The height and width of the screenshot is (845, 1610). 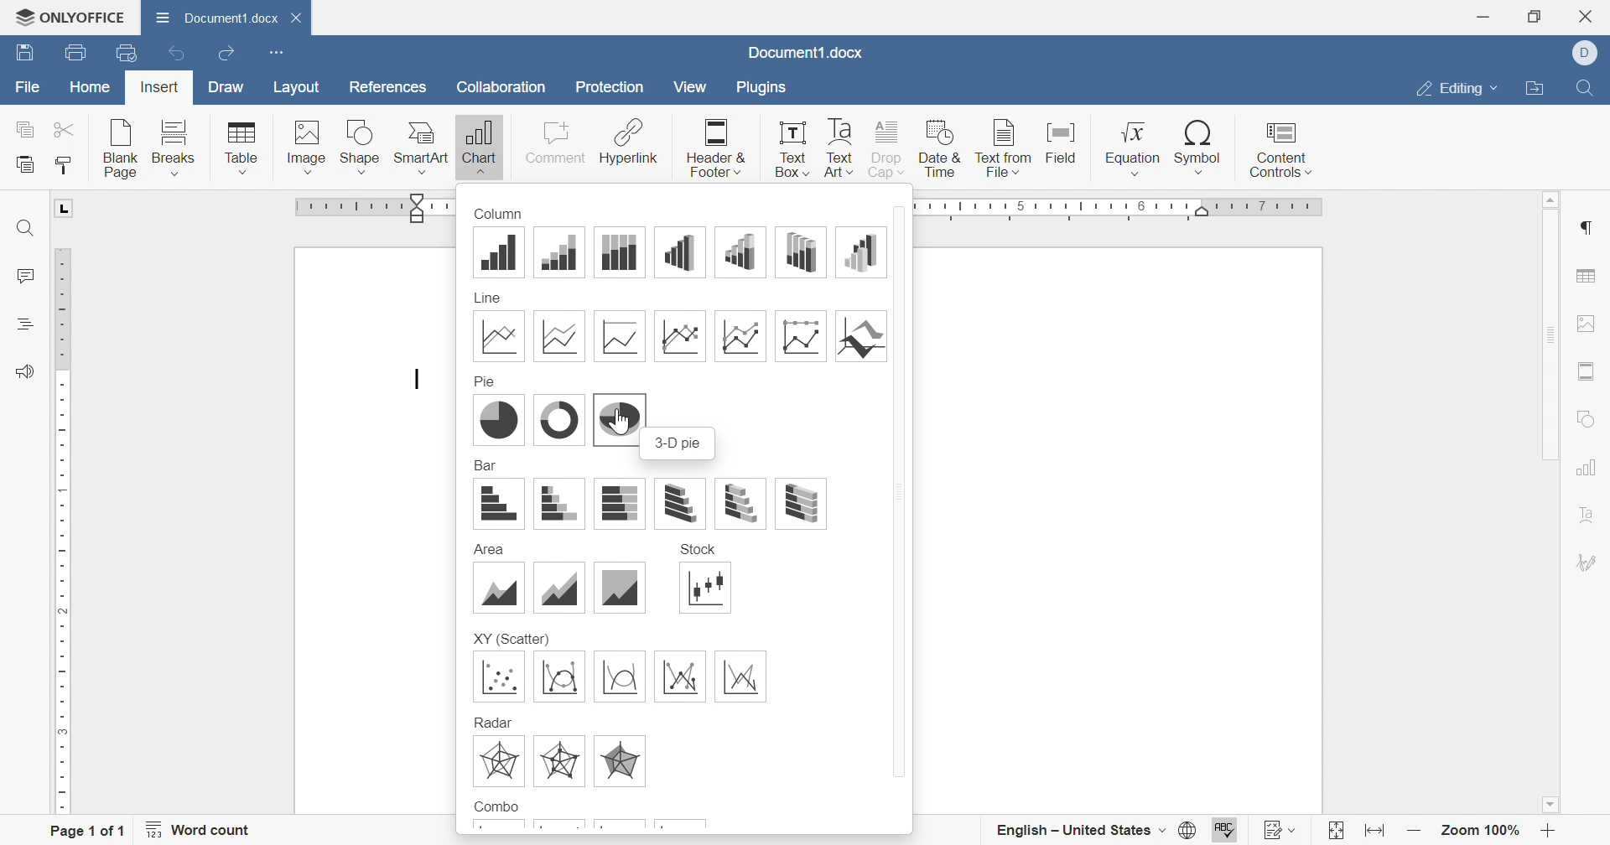 I want to click on Spell Checking, so click(x=1227, y=829).